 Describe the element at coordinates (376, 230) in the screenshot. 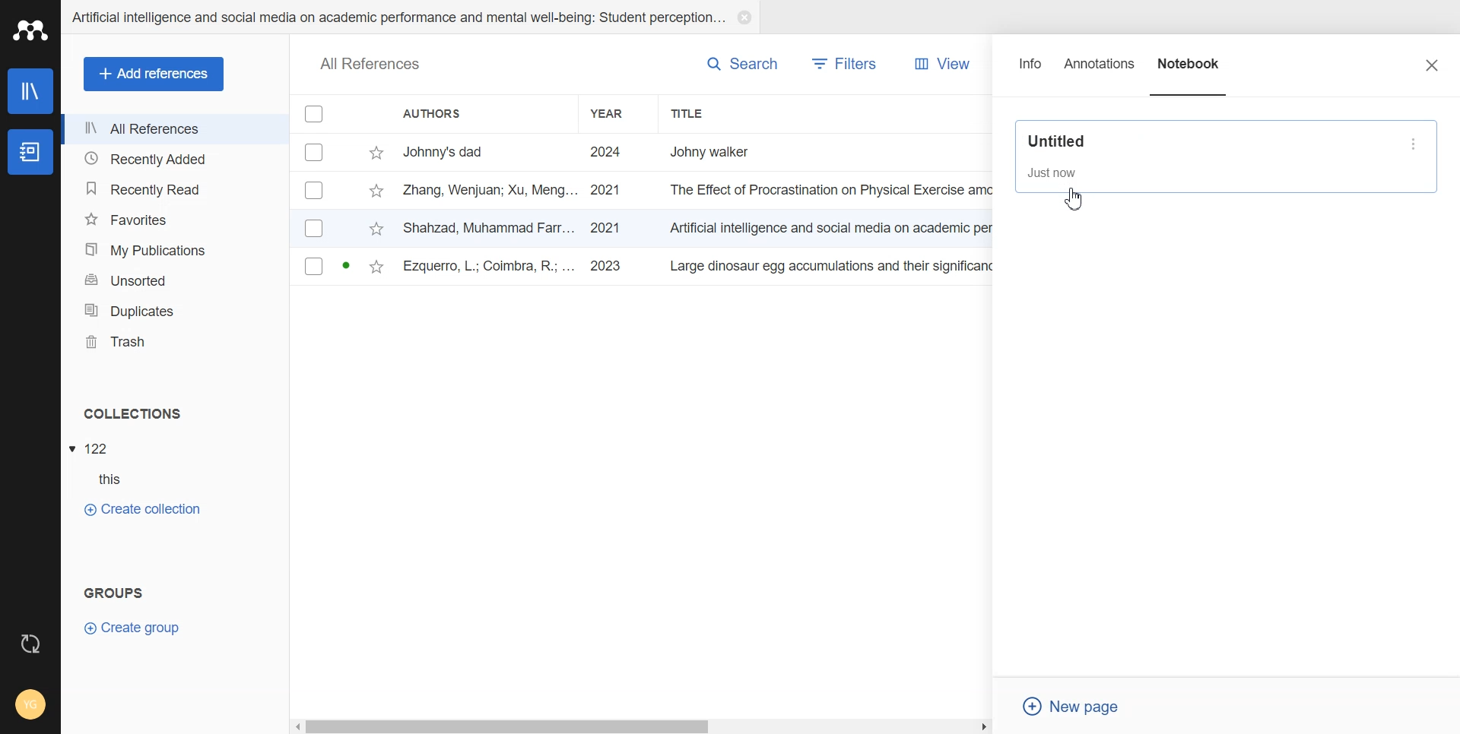

I see `star` at that location.